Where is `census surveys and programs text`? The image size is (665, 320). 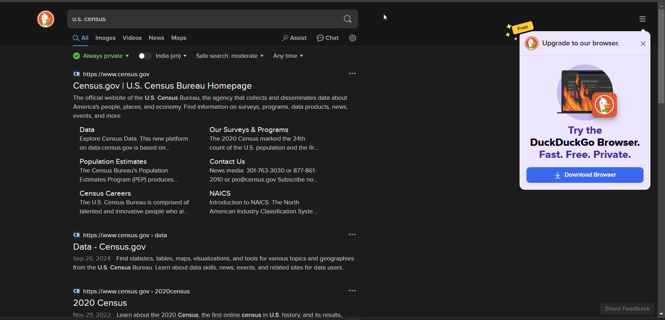
census surveys and programs text is located at coordinates (264, 144).